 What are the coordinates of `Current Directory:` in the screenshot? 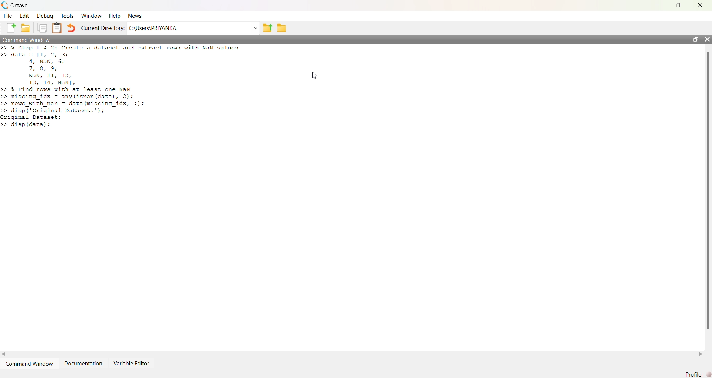 It's located at (103, 28).